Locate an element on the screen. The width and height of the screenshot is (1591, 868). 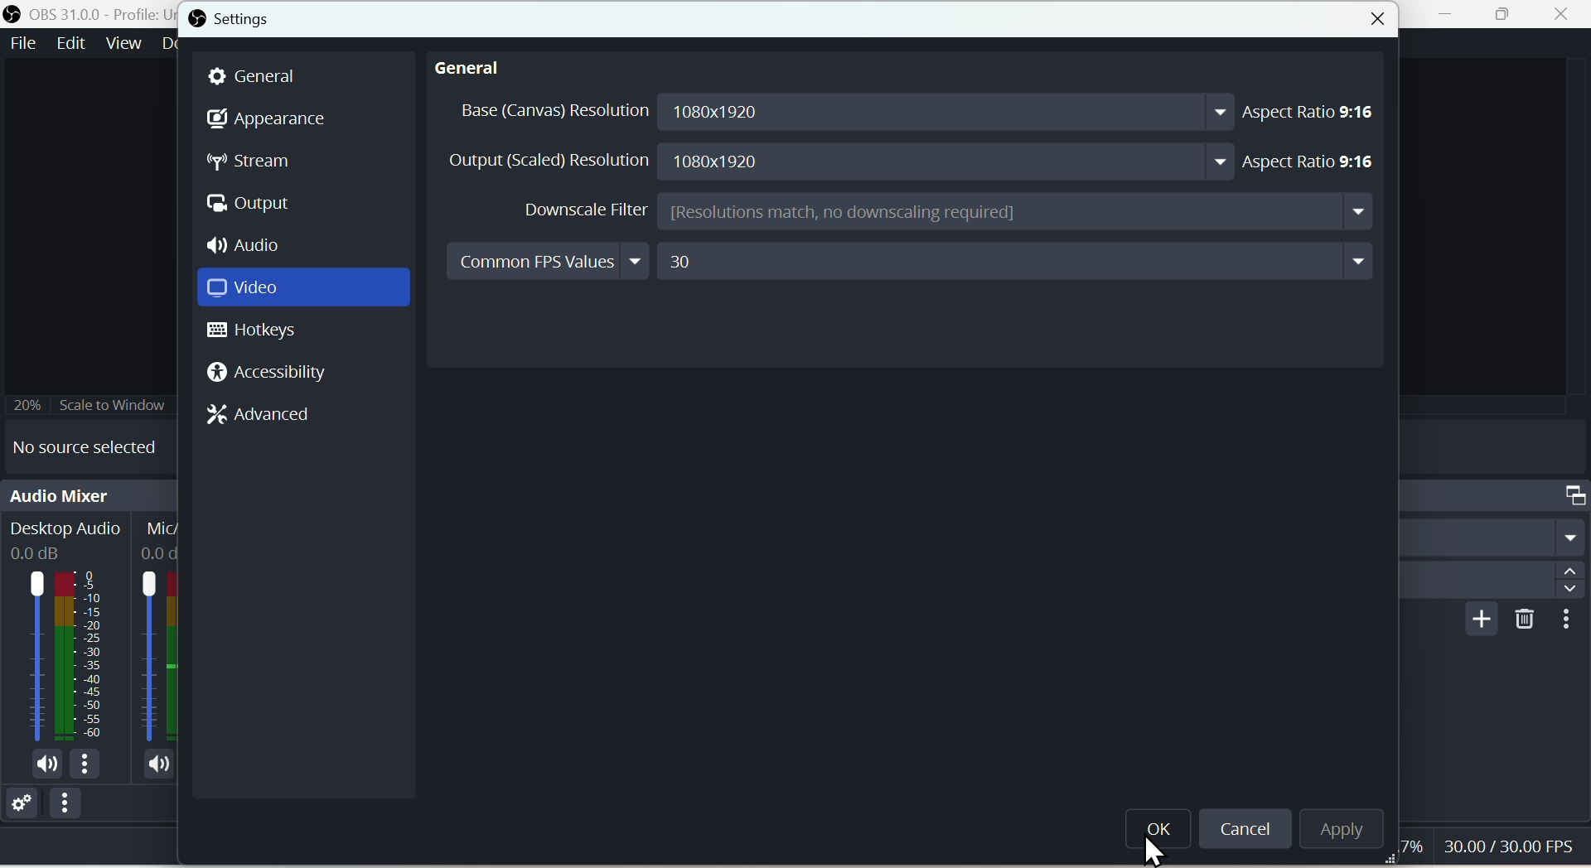
 is located at coordinates (302, 290).